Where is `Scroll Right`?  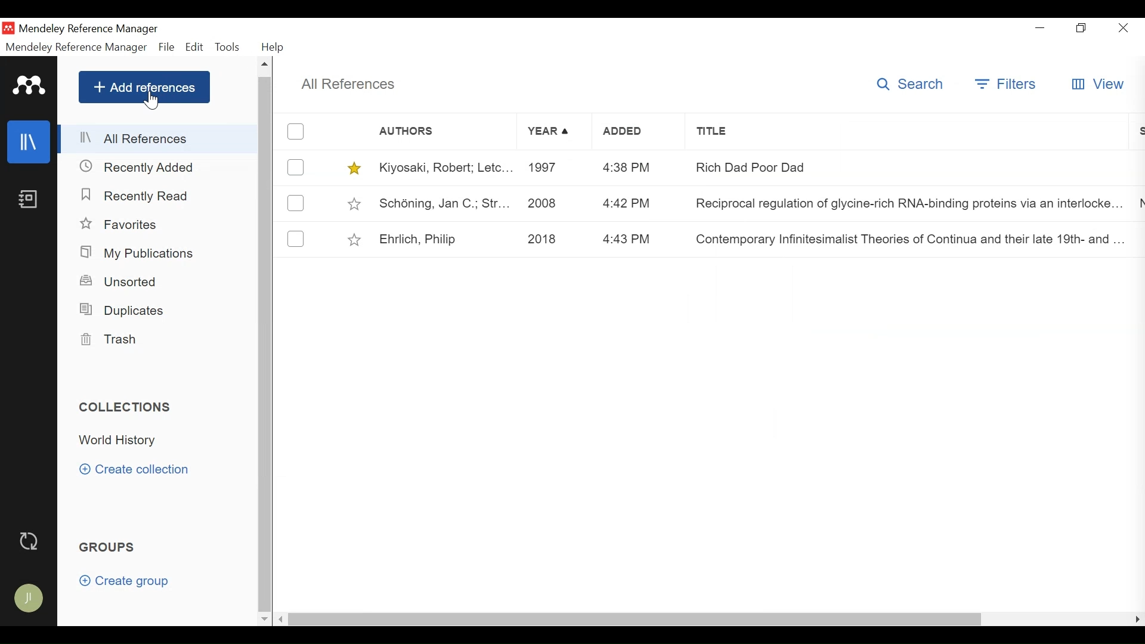 Scroll Right is located at coordinates (1136, 620).